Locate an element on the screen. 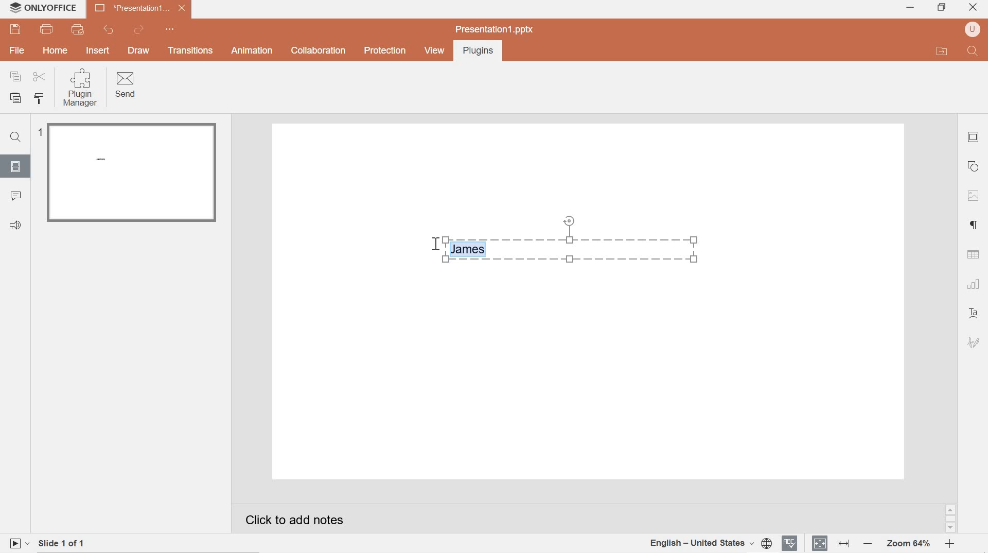 This screenshot has height=553, width=988. fit to slide is located at coordinates (820, 543).